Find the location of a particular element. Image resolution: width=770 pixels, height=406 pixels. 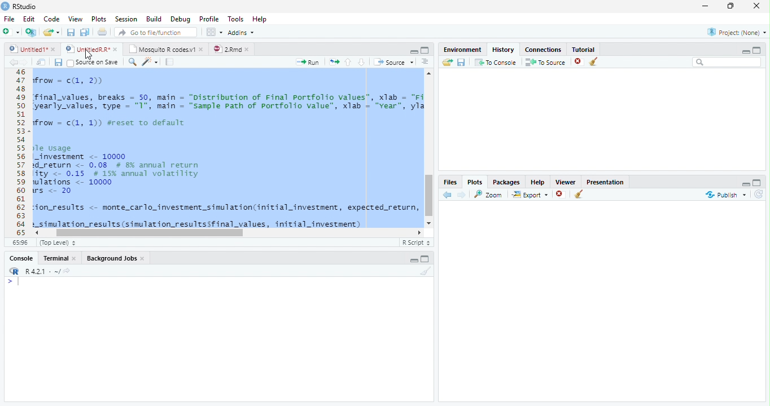

Presentation is located at coordinates (605, 181).